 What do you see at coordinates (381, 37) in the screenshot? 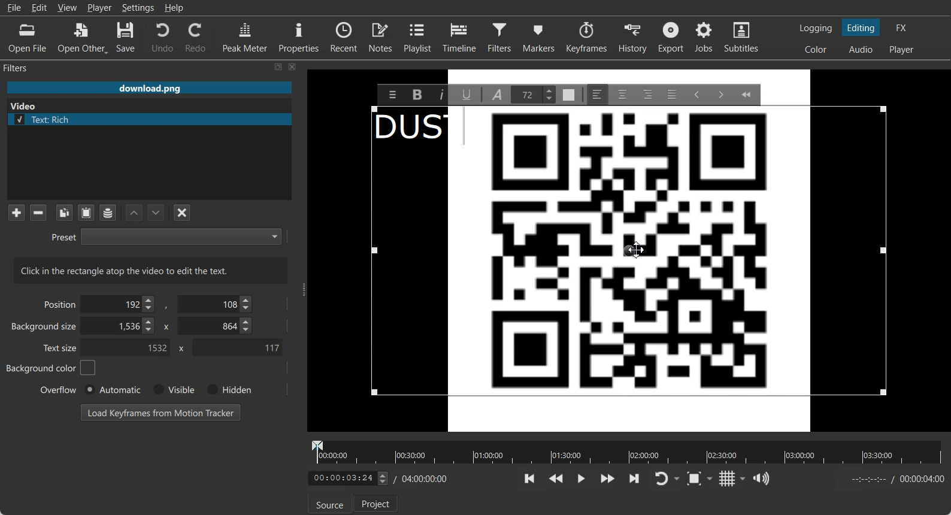
I see `Notes` at bounding box center [381, 37].